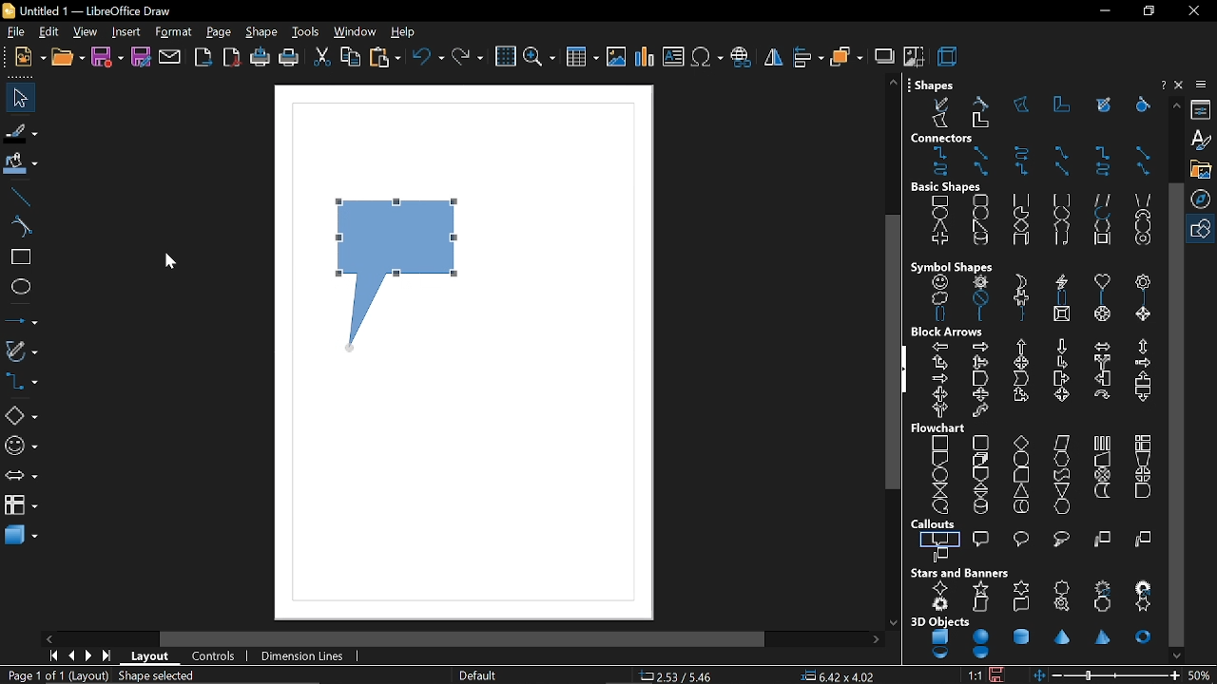  I want to click on ellipse, so click(19, 286).